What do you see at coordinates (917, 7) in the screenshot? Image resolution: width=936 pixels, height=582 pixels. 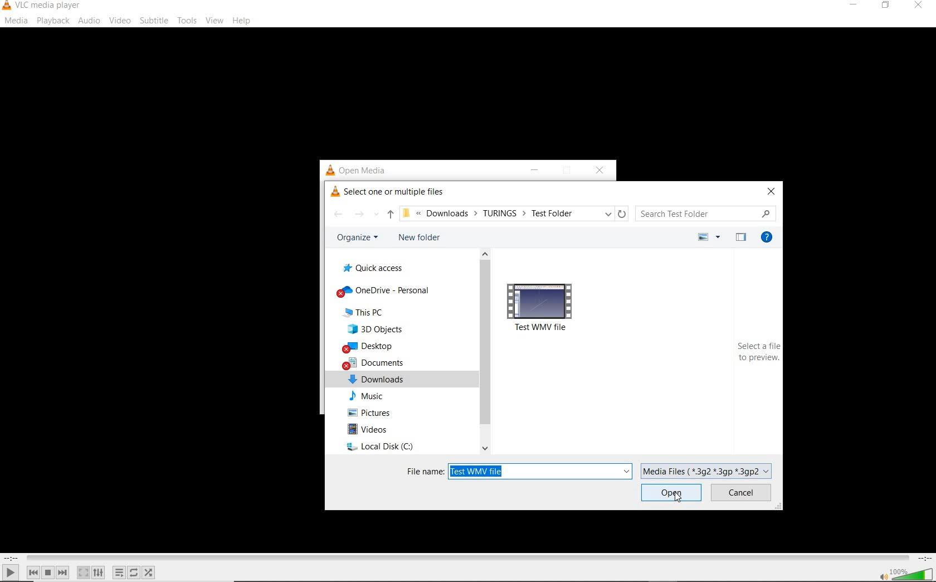 I see `close` at bounding box center [917, 7].